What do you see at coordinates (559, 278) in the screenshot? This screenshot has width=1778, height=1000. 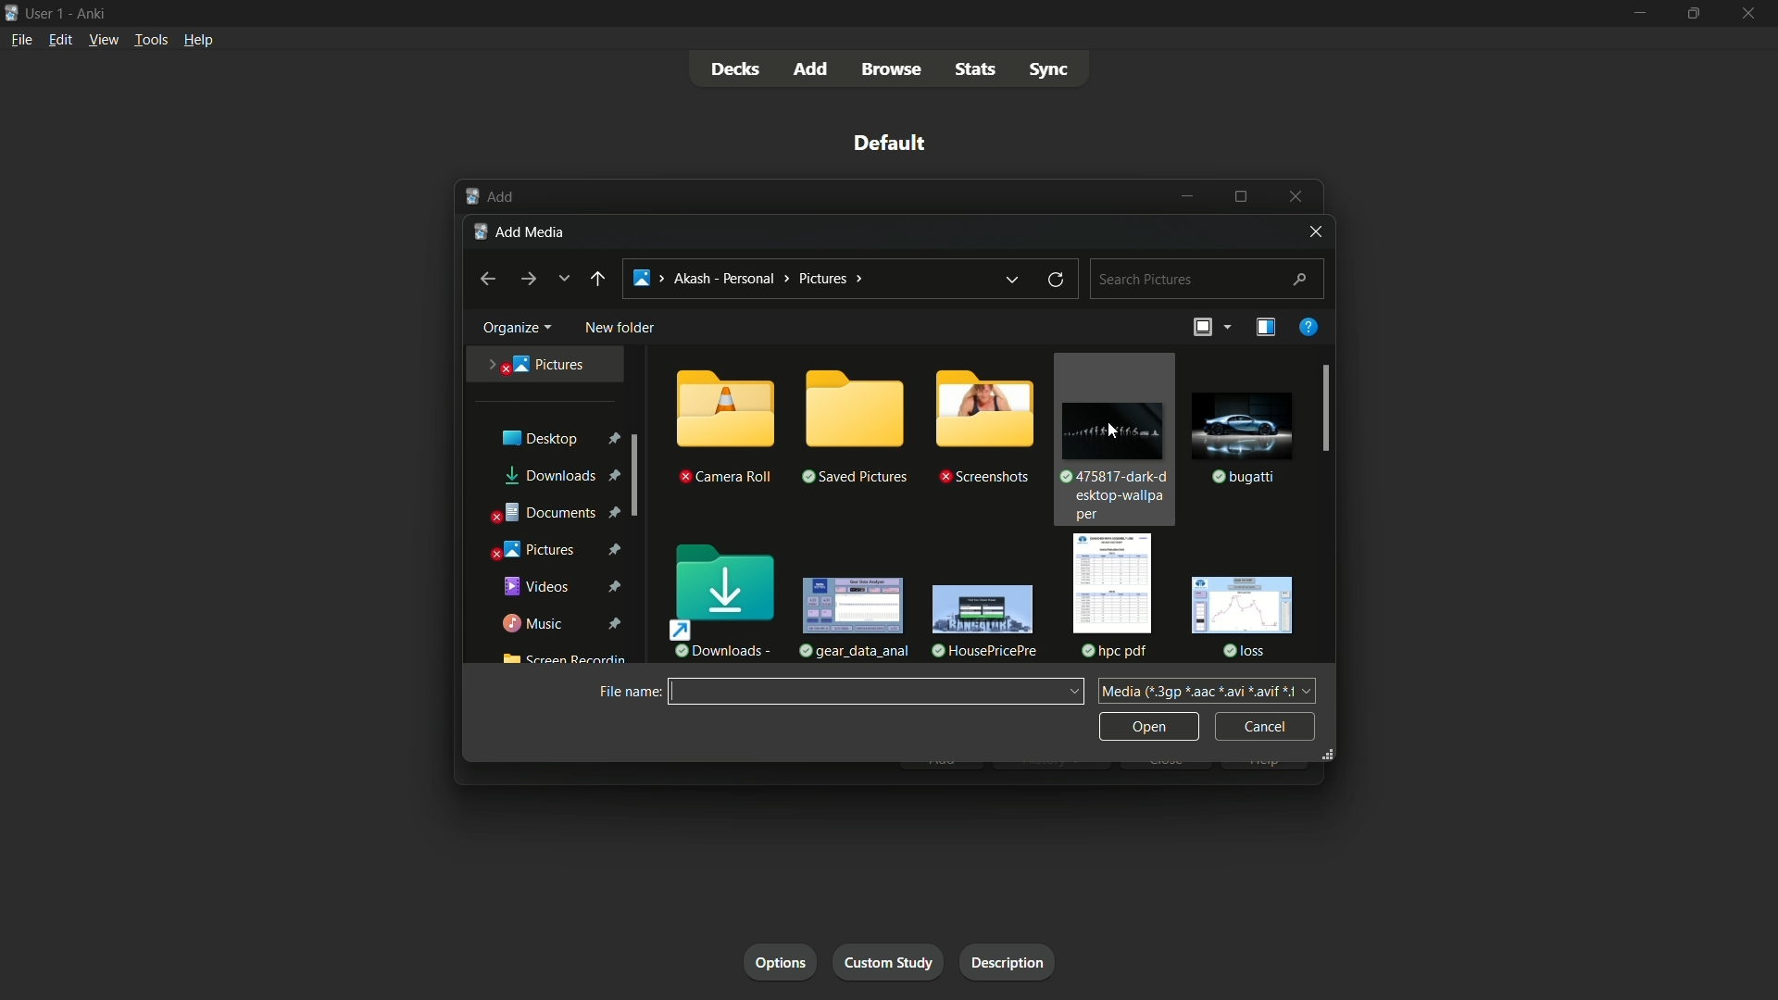 I see `recent locations` at bounding box center [559, 278].